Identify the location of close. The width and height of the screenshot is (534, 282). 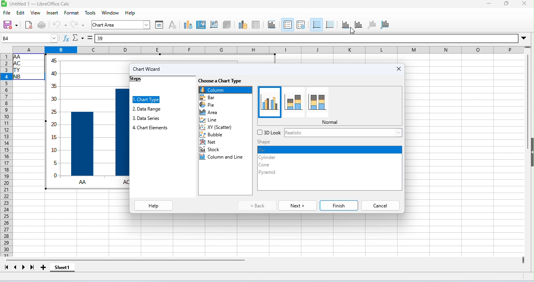
(523, 4).